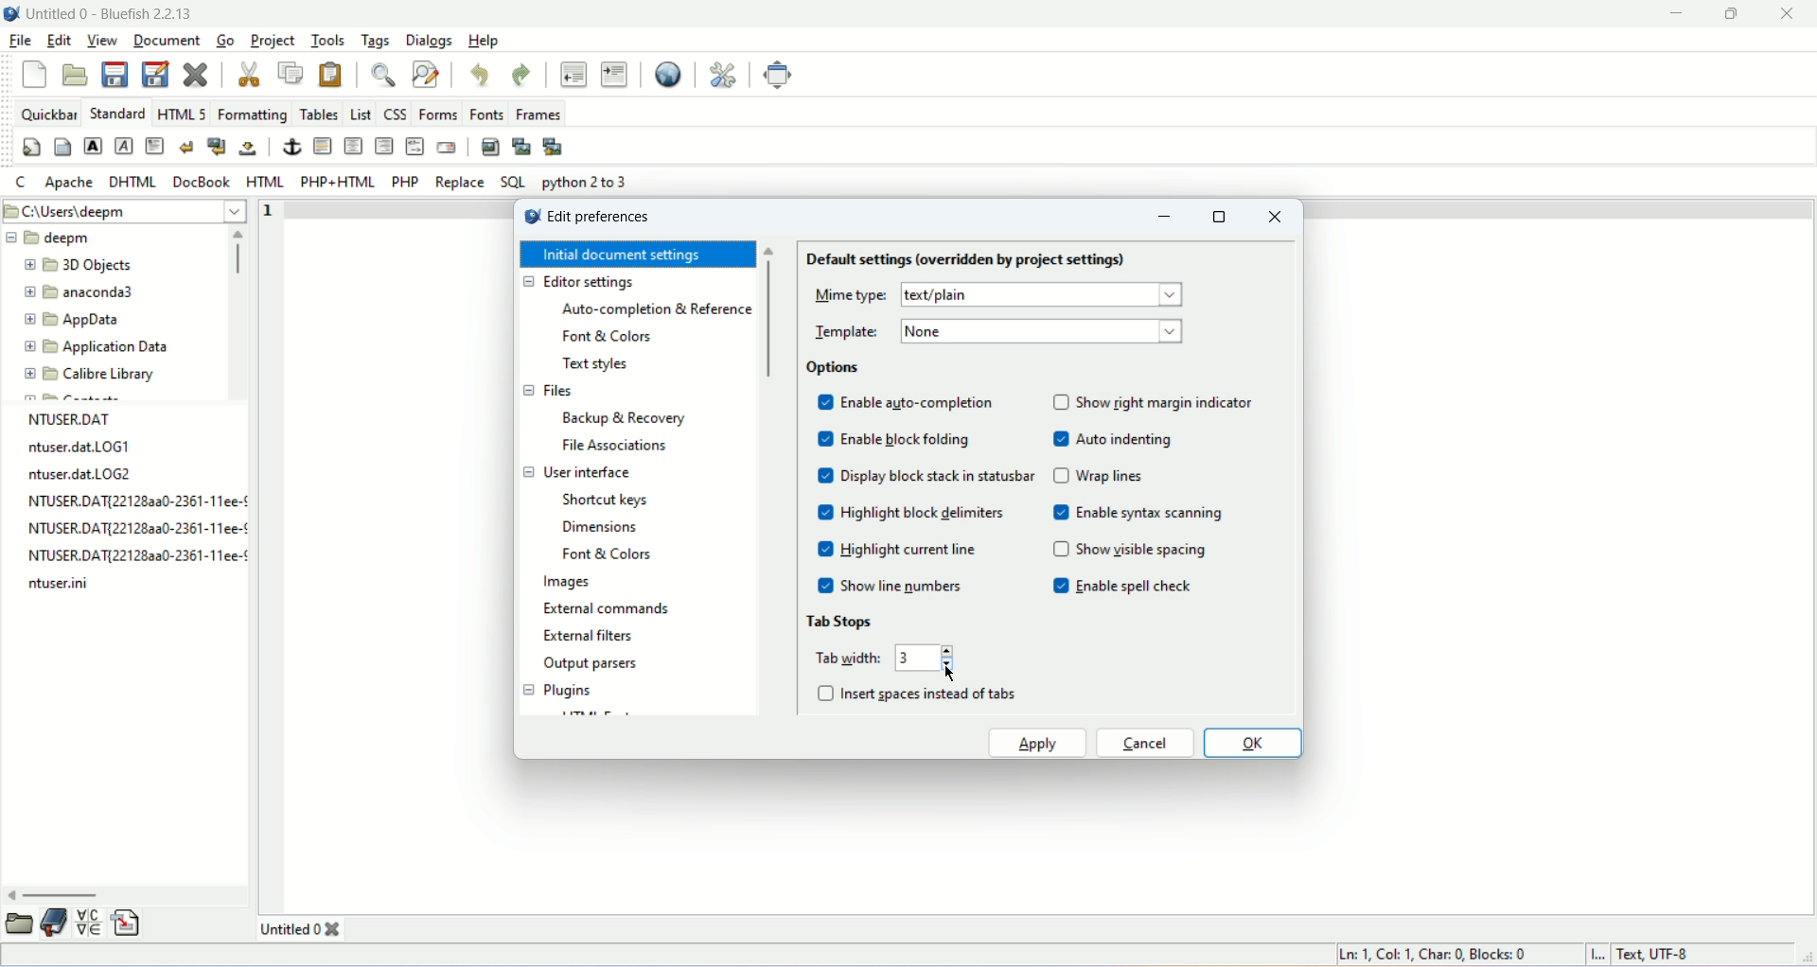 This screenshot has width=1817, height=967. What do you see at coordinates (459, 182) in the screenshot?
I see `REPLACE` at bounding box center [459, 182].